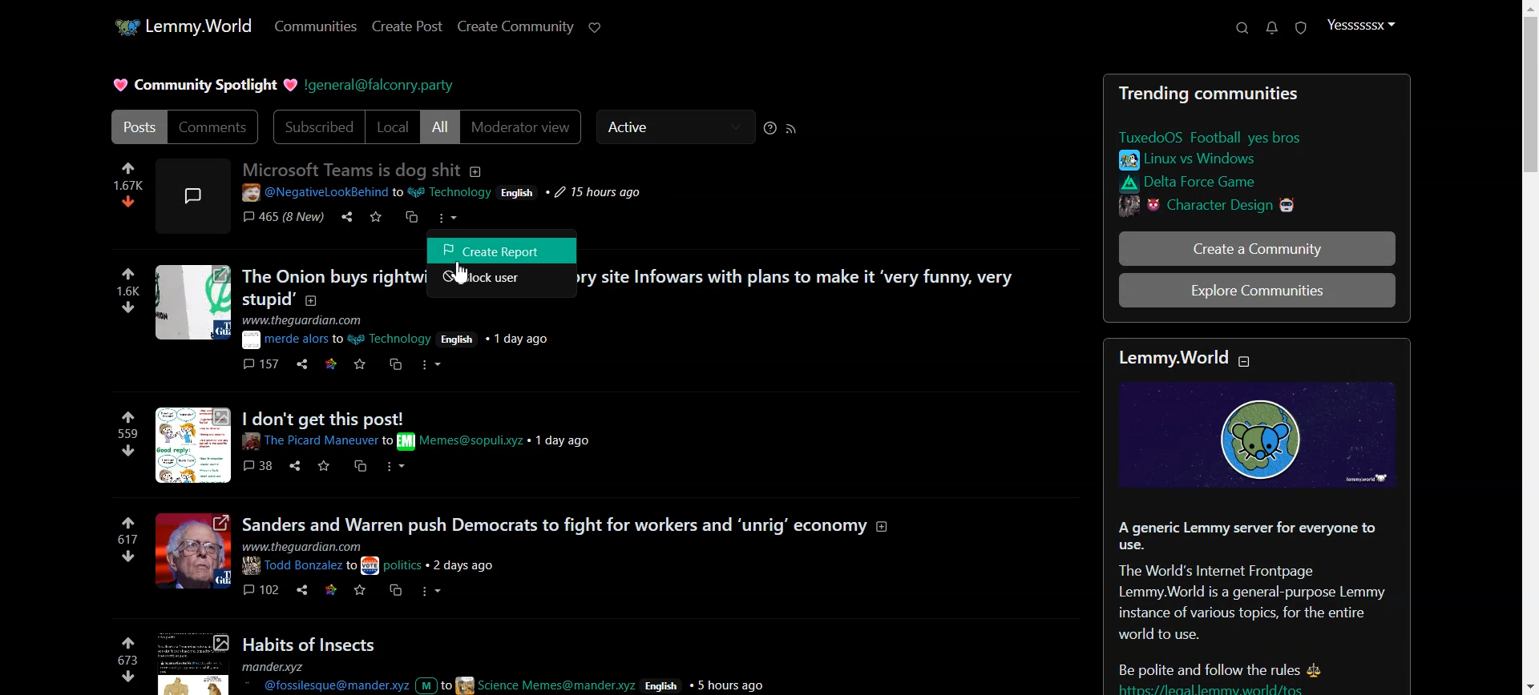  What do you see at coordinates (293, 466) in the screenshot?
I see `share` at bounding box center [293, 466].